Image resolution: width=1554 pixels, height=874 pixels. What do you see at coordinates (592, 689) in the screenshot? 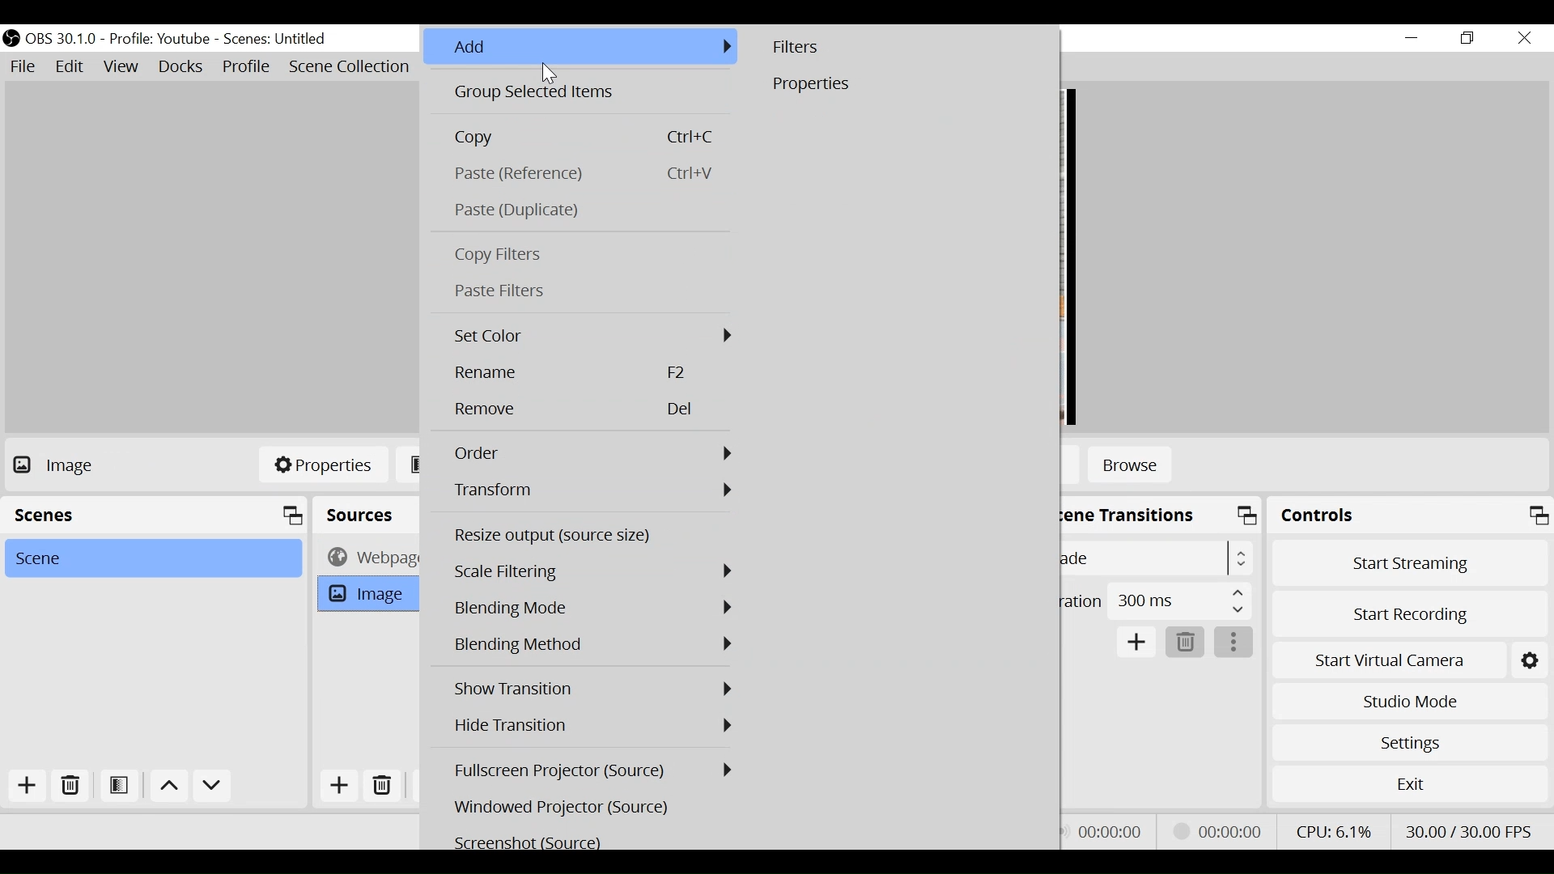
I see `Show Transition` at bounding box center [592, 689].